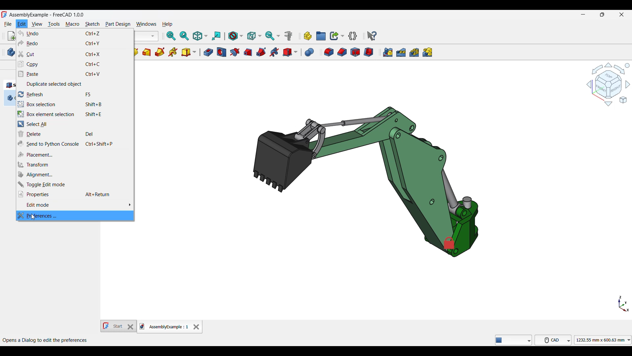  What do you see at coordinates (160, 52) in the screenshot?
I see `Additve pipe` at bounding box center [160, 52].